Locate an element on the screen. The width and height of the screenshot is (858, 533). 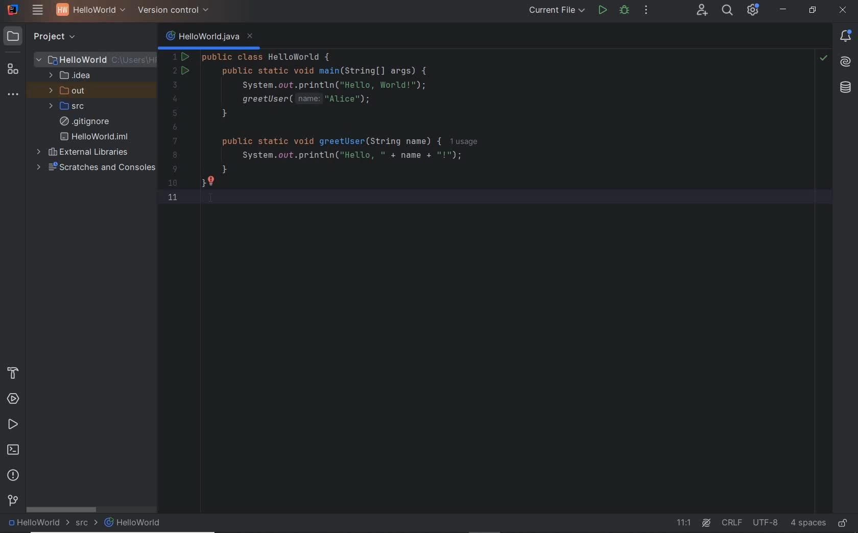
services is located at coordinates (13, 400).